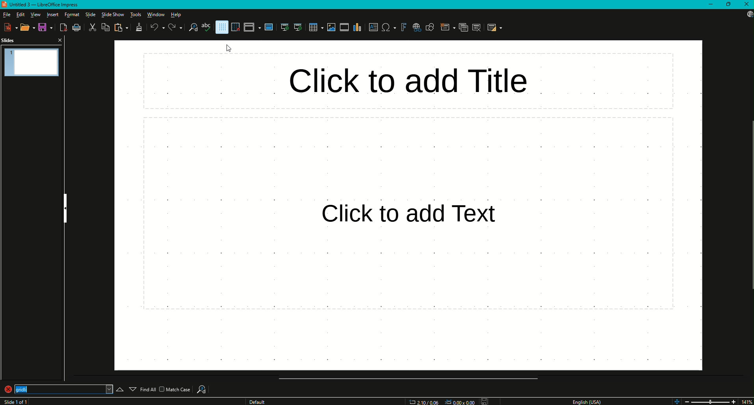 Image resolution: width=754 pixels, height=405 pixels. What do you see at coordinates (117, 387) in the screenshot?
I see `Up` at bounding box center [117, 387].